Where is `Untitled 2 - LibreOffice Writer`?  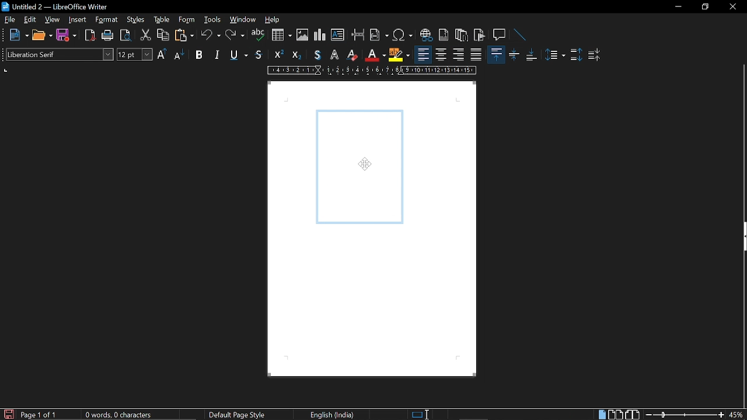
Untitled 2 - LibreOffice Writer is located at coordinates (58, 8).